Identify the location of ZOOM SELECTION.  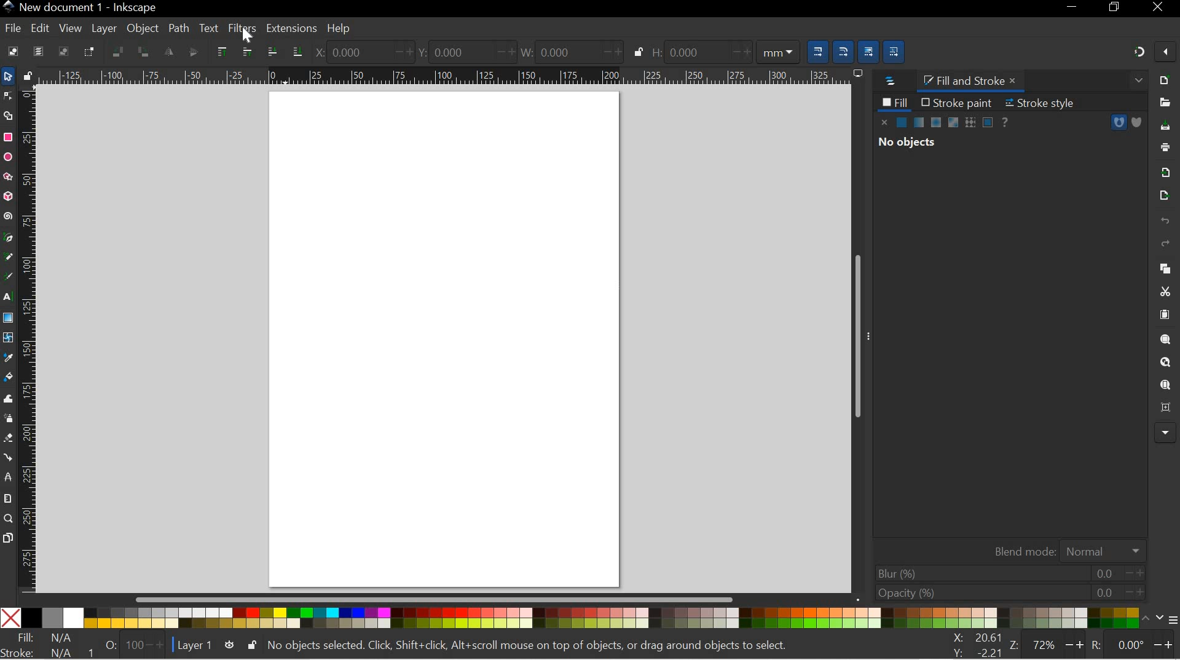
(1166, 339).